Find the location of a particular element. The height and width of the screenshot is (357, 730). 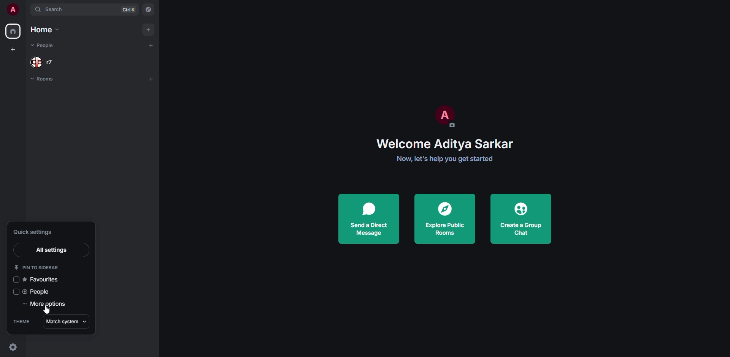

more options is located at coordinates (47, 304).